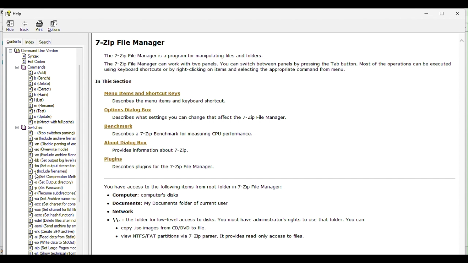  What do you see at coordinates (53, 204) in the screenshot?
I see `Set character set` at bounding box center [53, 204].